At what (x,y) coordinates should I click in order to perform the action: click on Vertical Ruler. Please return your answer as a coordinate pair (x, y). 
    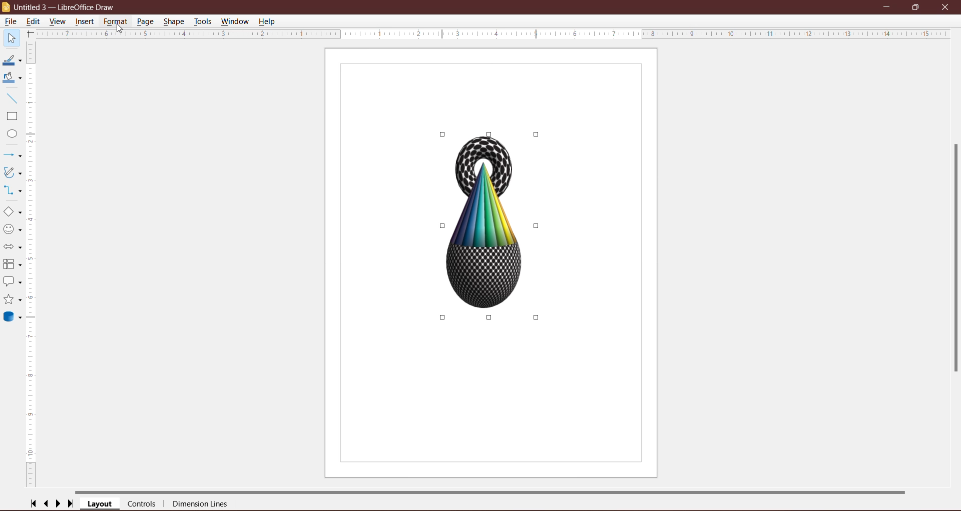
    Looking at the image, I should click on (32, 265).